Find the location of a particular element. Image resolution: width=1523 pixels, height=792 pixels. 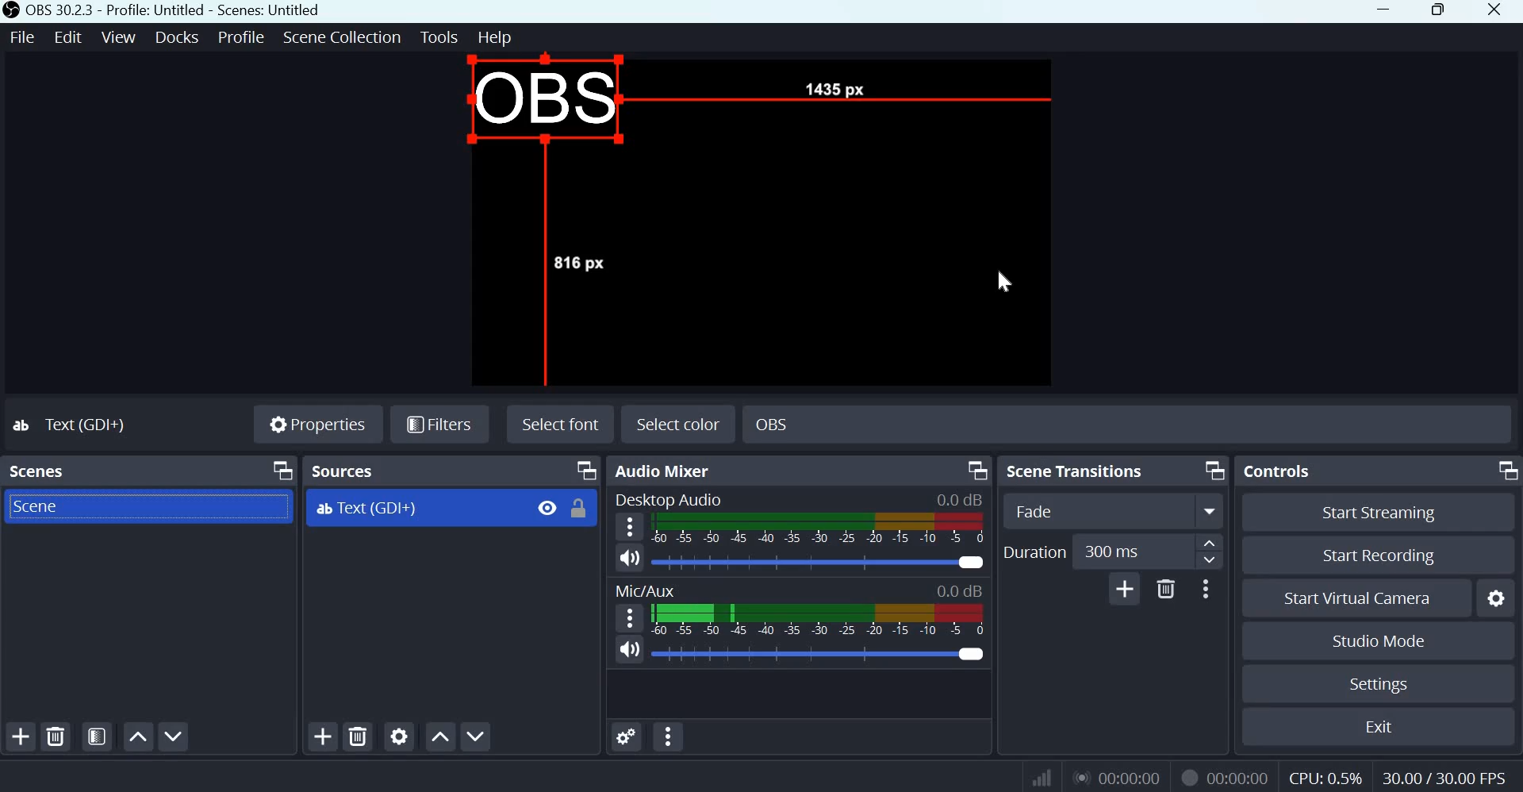

CPU: 0.5% is located at coordinates (1327, 775).